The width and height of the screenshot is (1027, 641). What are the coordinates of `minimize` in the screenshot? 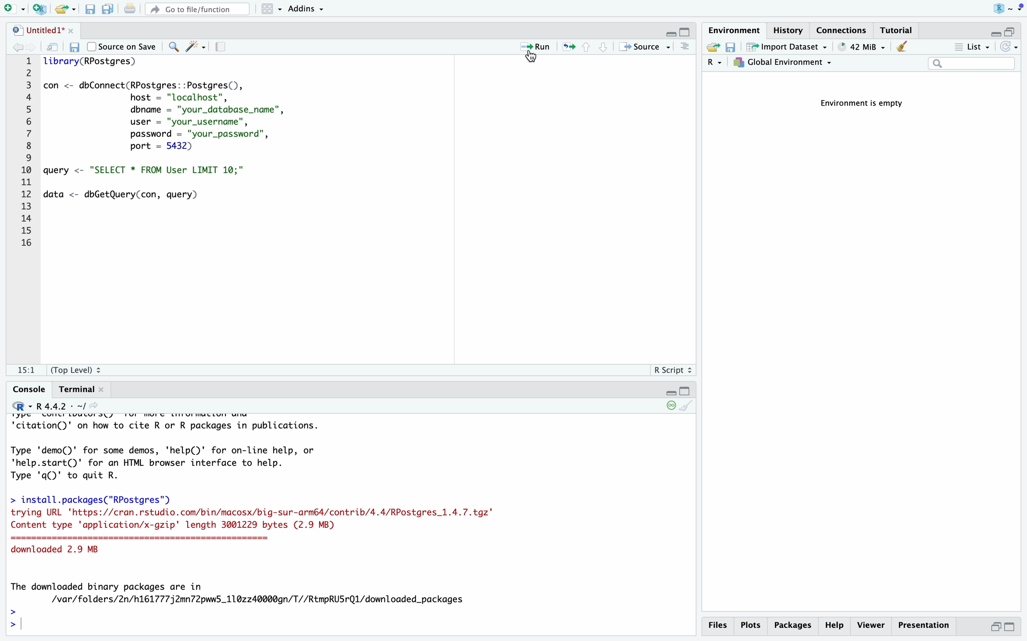 It's located at (992, 629).